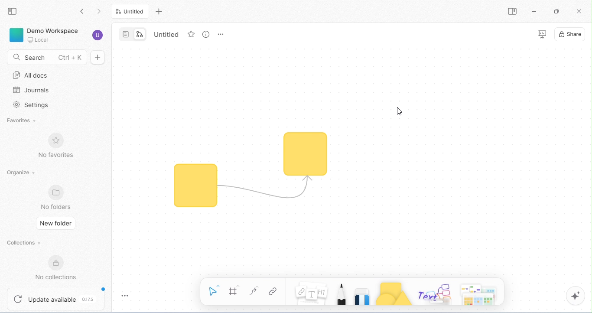 This screenshot has height=313, width=592. What do you see at coordinates (101, 12) in the screenshot?
I see `go previous` at bounding box center [101, 12].